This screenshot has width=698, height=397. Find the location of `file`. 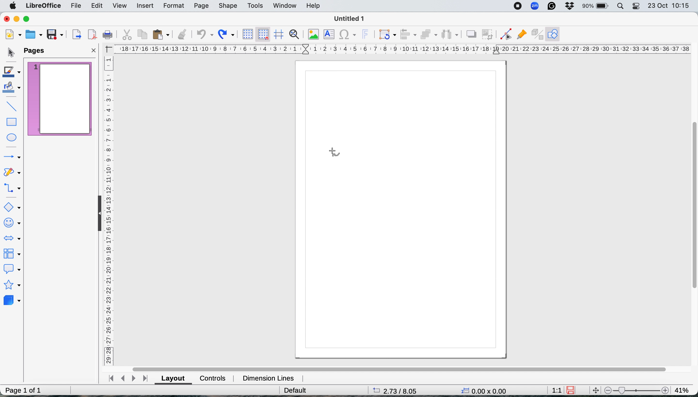

file is located at coordinates (77, 6).